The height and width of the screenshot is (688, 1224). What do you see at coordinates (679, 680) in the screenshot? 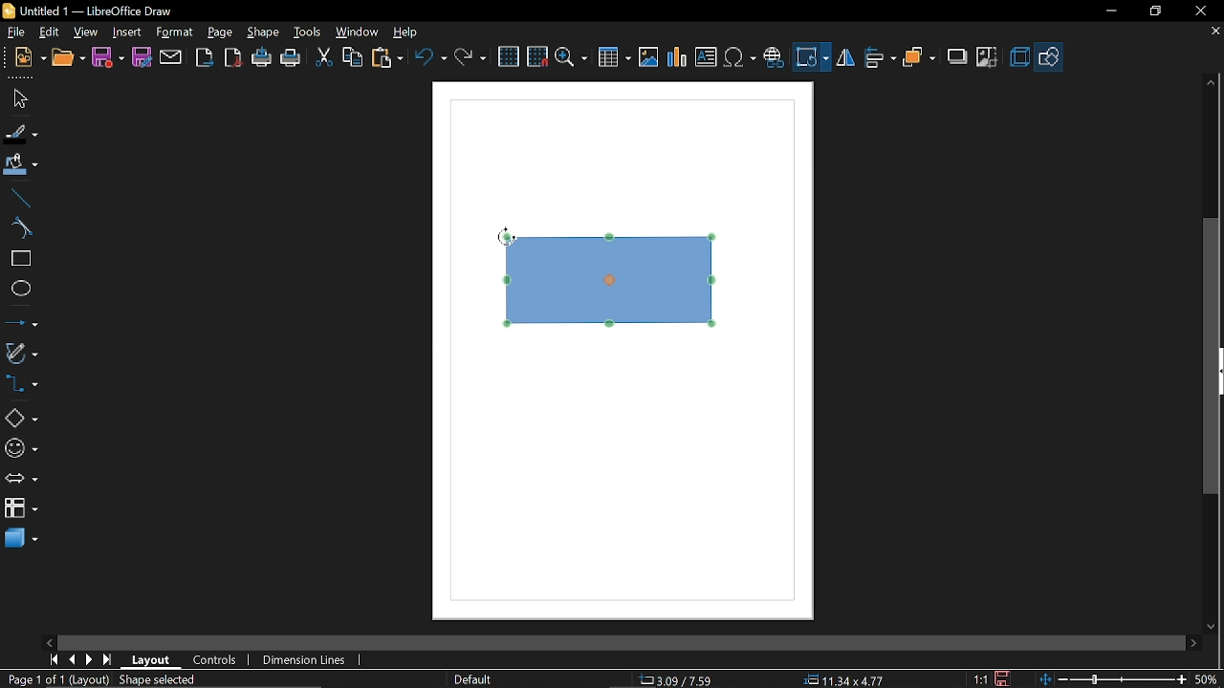
I see `5.92/10.43` at bounding box center [679, 680].